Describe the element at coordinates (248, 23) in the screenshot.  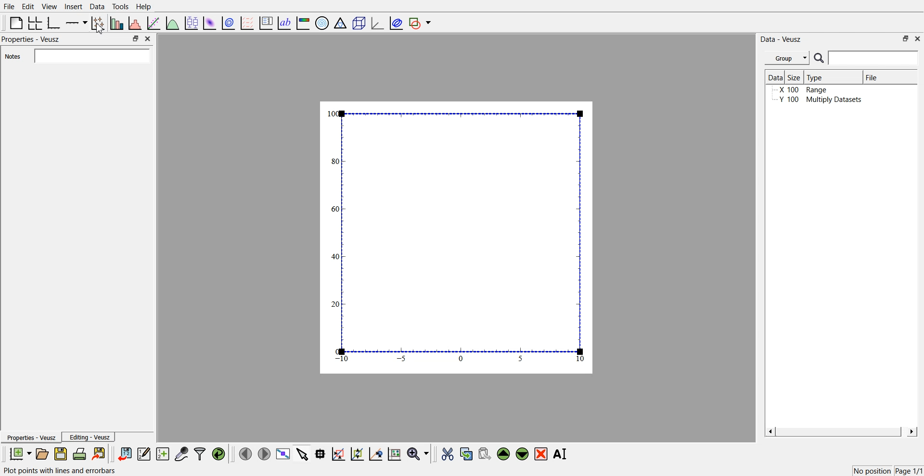
I see `plot a vector set` at that location.